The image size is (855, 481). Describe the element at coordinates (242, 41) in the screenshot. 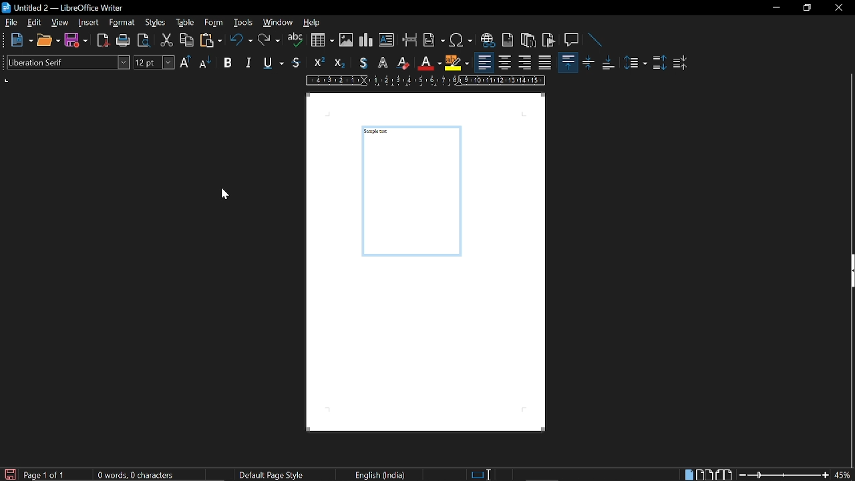

I see `undo` at that location.